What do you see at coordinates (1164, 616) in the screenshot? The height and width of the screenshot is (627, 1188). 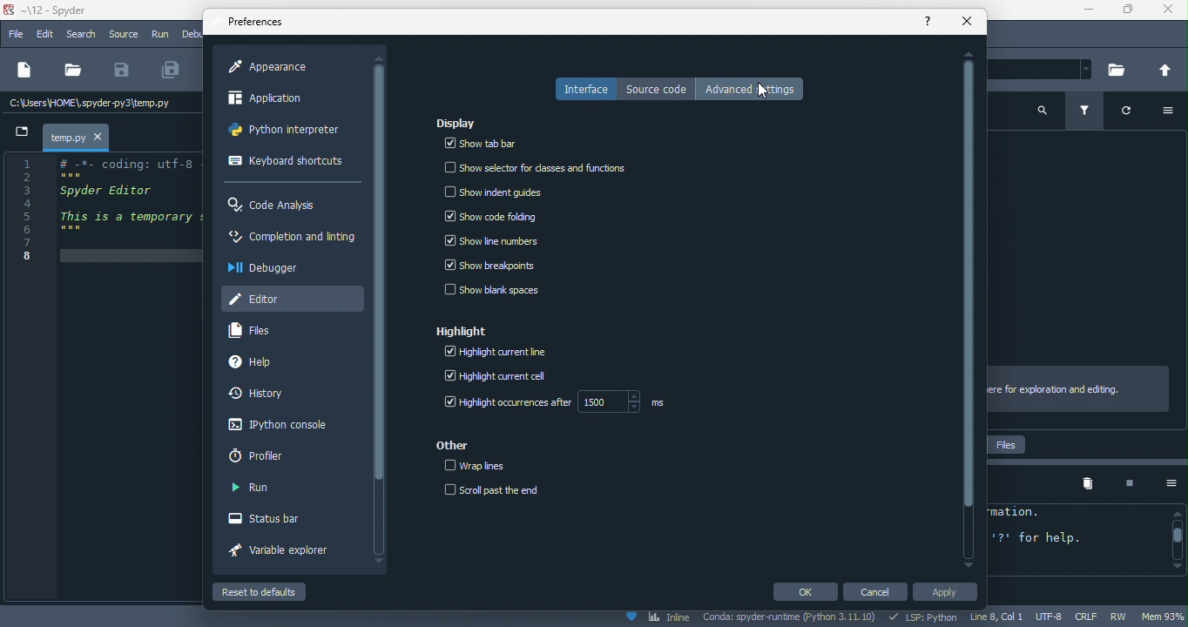 I see `mem 92%` at bounding box center [1164, 616].